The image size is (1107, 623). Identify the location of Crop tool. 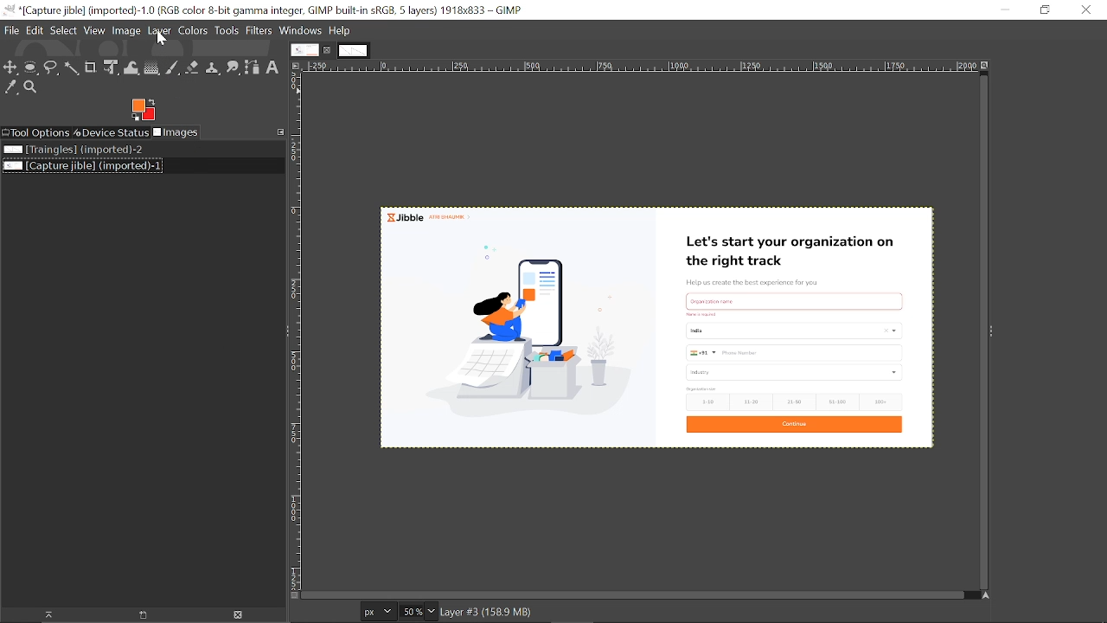
(92, 67).